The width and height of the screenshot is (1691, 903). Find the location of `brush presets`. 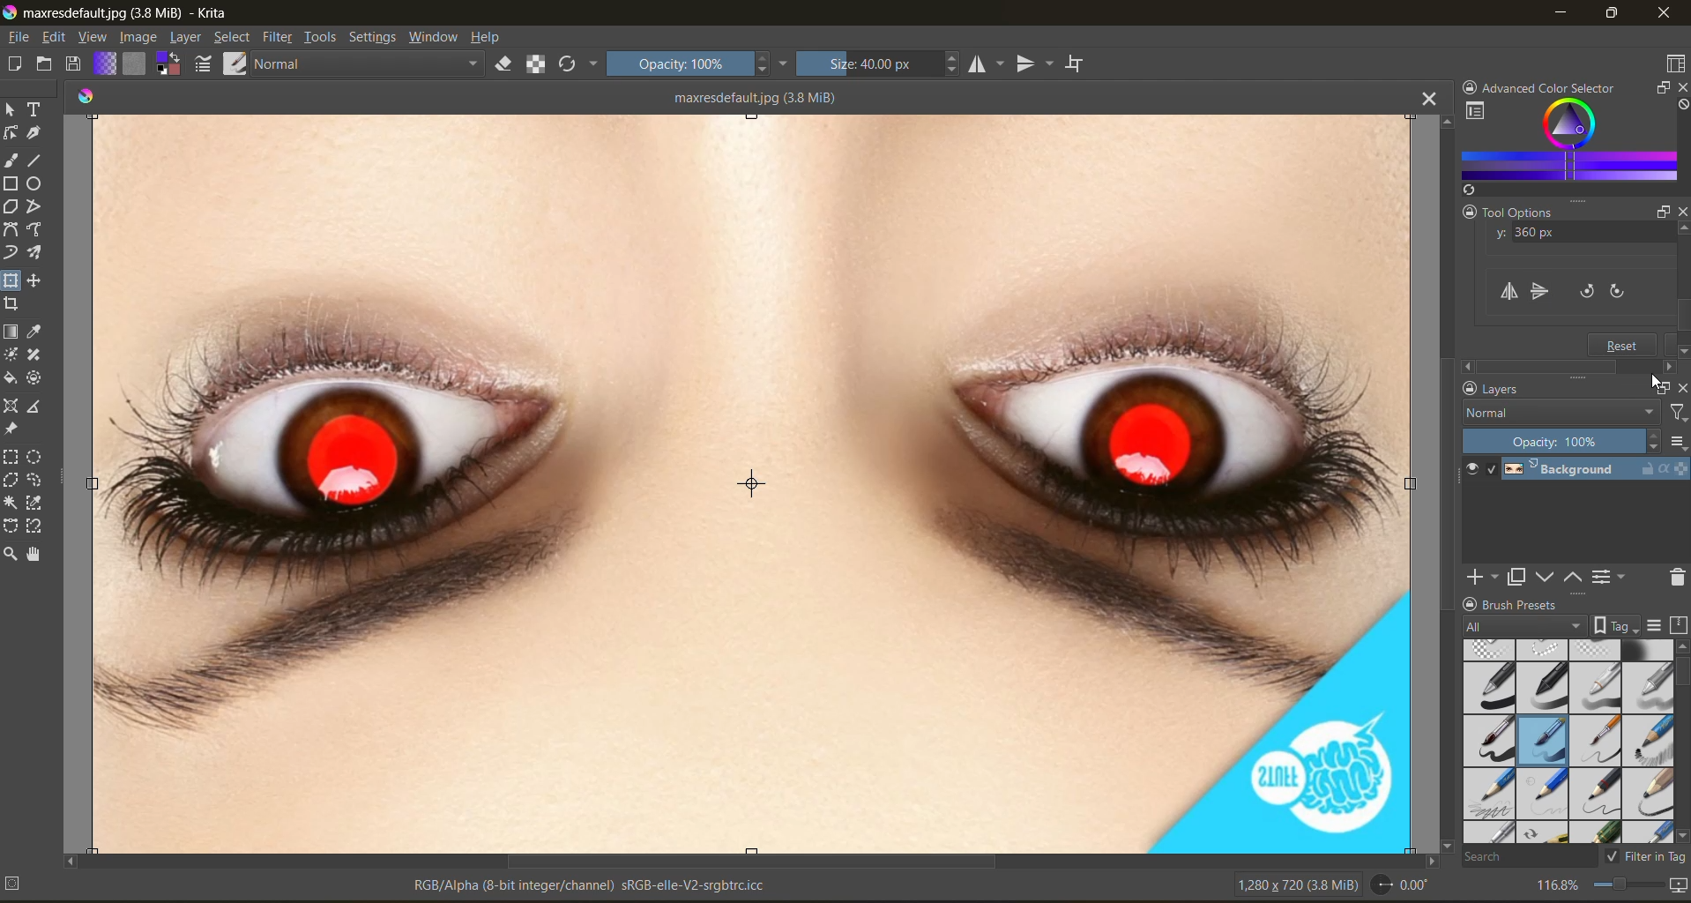

brush presets is located at coordinates (1568, 742).